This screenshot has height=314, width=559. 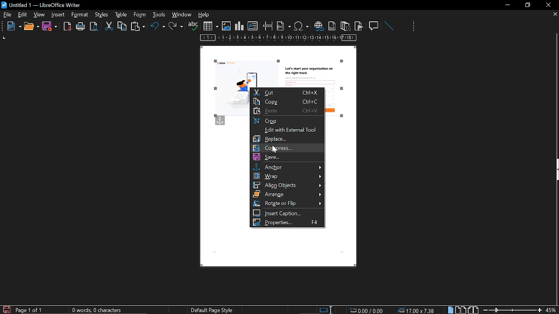 What do you see at coordinates (345, 26) in the screenshot?
I see `insert endnote` at bounding box center [345, 26].